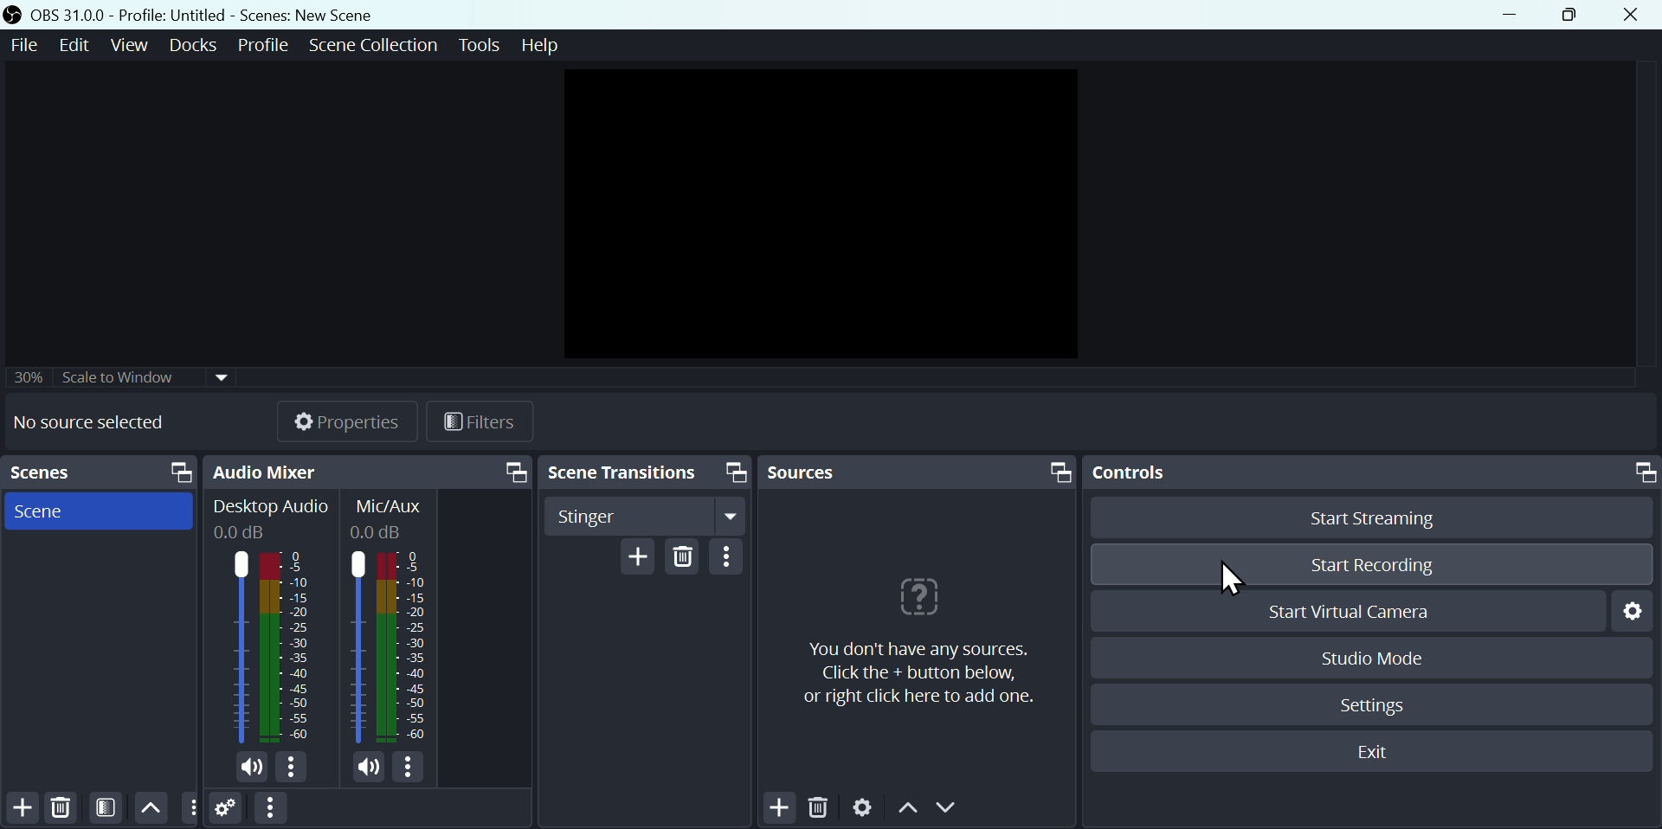  I want to click on options, so click(409, 769).